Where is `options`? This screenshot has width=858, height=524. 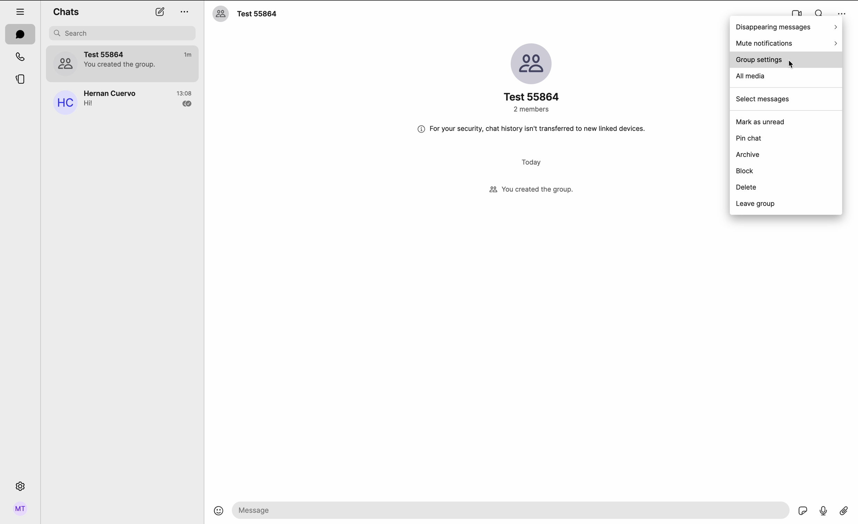
options is located at coordinates (840, 11).